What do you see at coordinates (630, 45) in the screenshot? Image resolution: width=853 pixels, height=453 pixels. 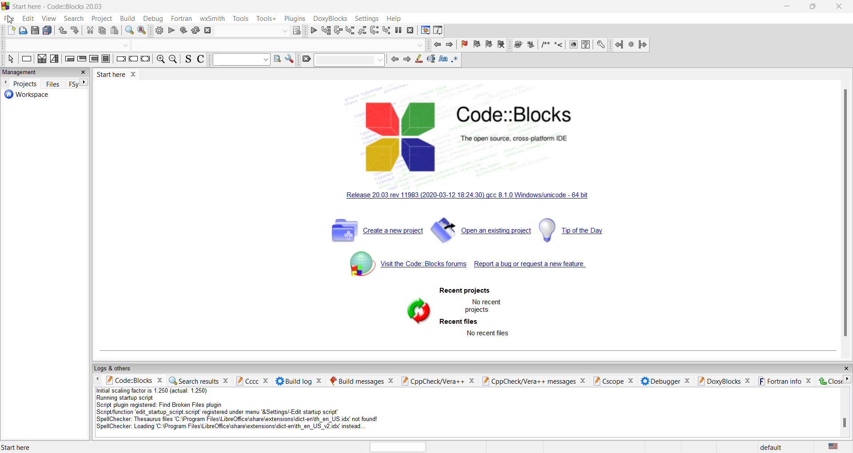 I see `next jump` at bounding box center [630, 45].